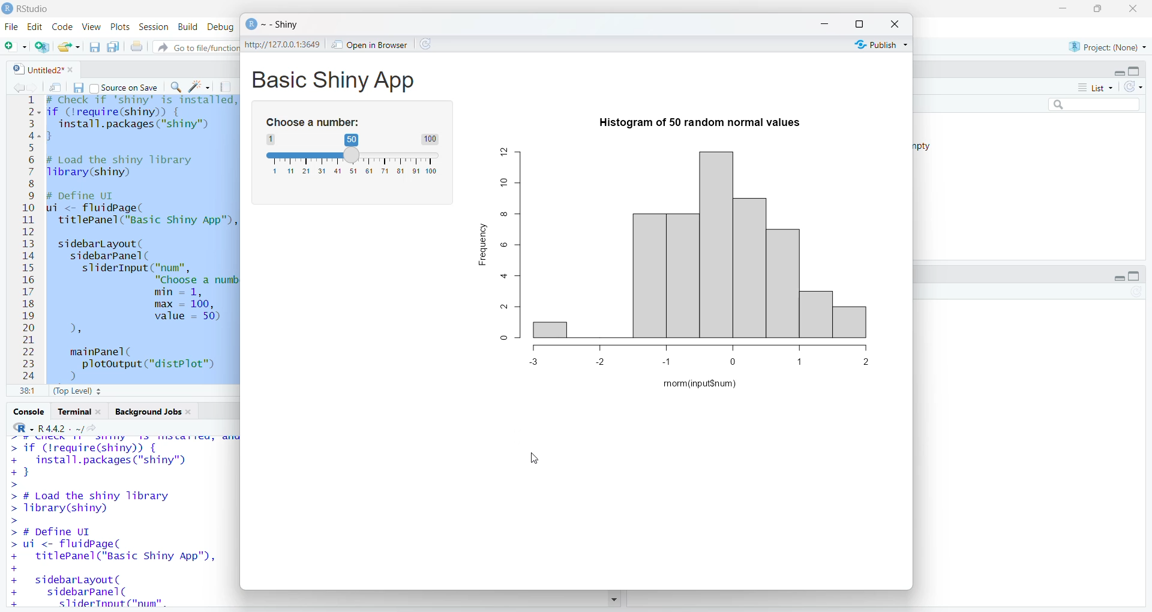 This screenshot has height=612, width=1152. I want to click on >

> # Load the shiny library
> Tibrary(shiny)

>, so click(95, 502).